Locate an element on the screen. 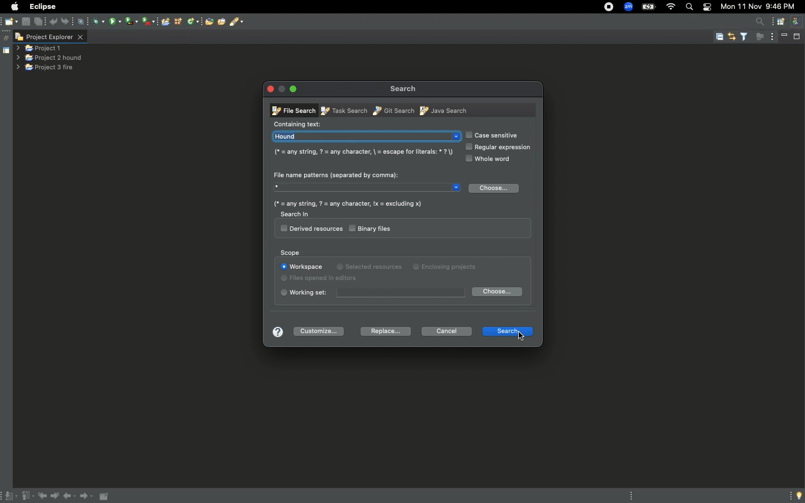  Previous edit location is located at coordinates (44, 496).